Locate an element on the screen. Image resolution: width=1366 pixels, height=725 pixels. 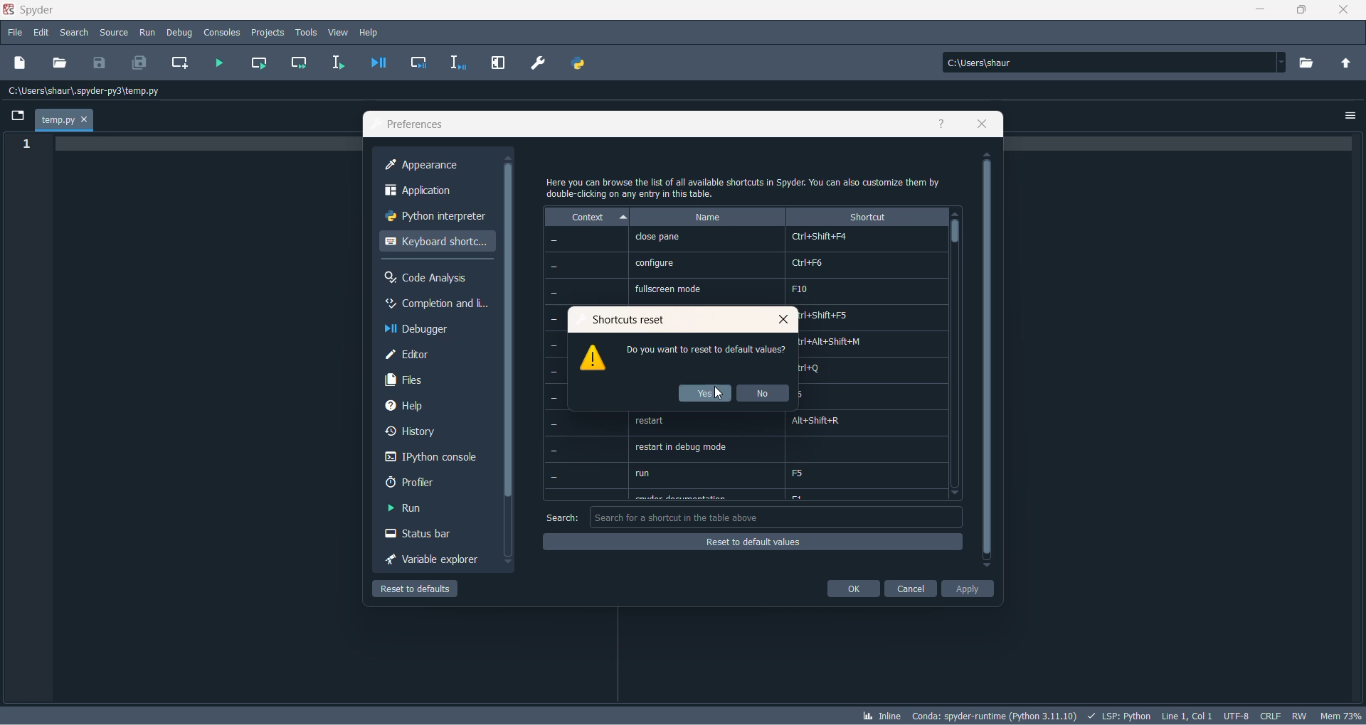
application is located at coordinates (433, 192).